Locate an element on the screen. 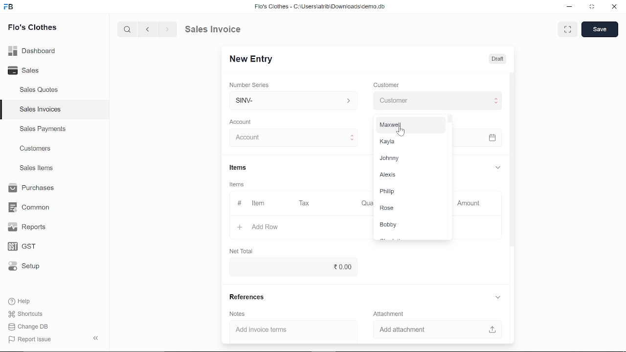 The height and width of the screenshot is (352, 626). Add Row is located at coordinates (259, 227).